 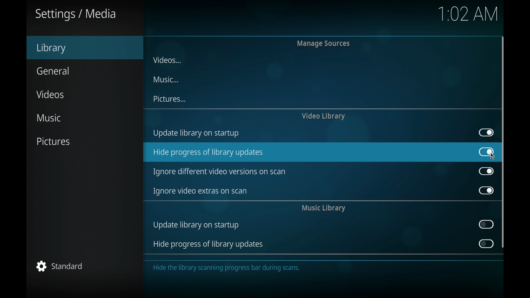 I want to click on ignore video extras on scan, so click(x=200, y=191).